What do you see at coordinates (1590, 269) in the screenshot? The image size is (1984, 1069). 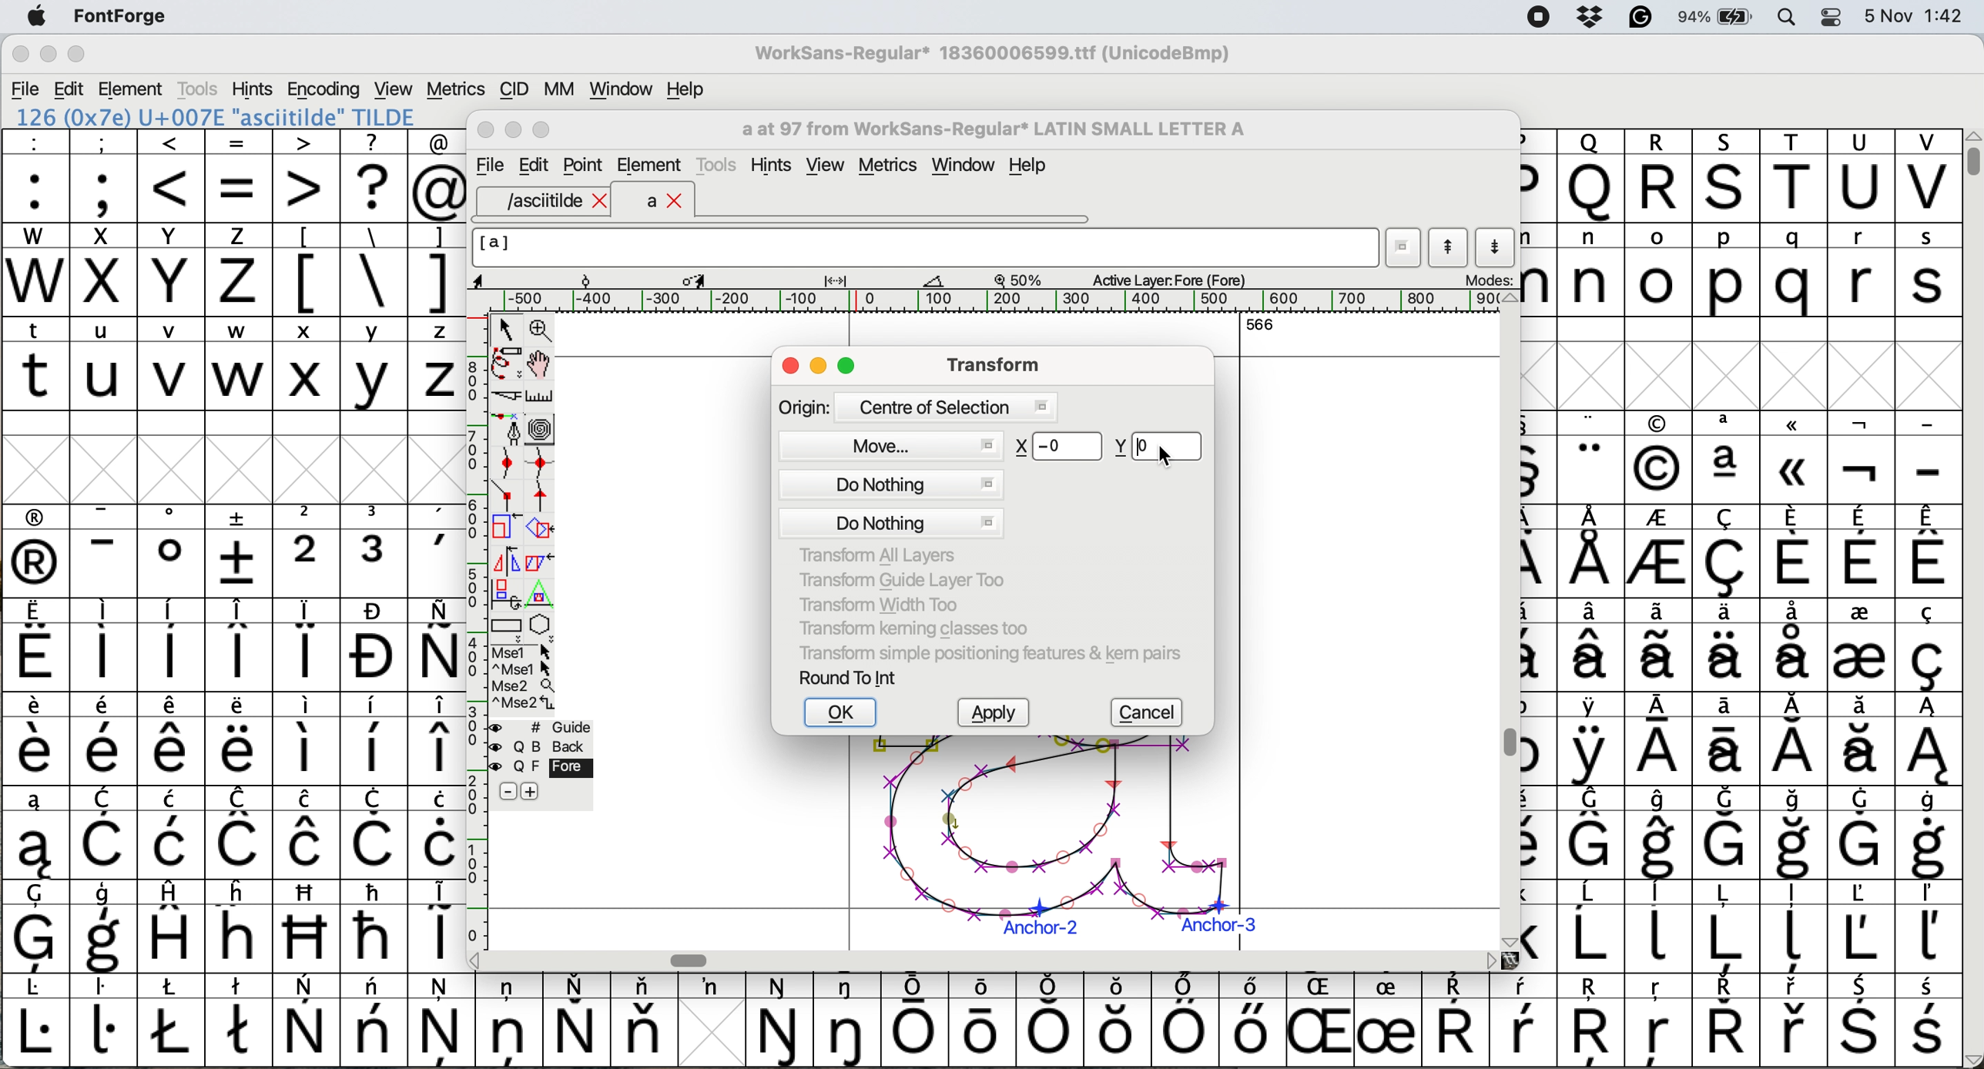 I see `n` at bounding box center [1590, 269].